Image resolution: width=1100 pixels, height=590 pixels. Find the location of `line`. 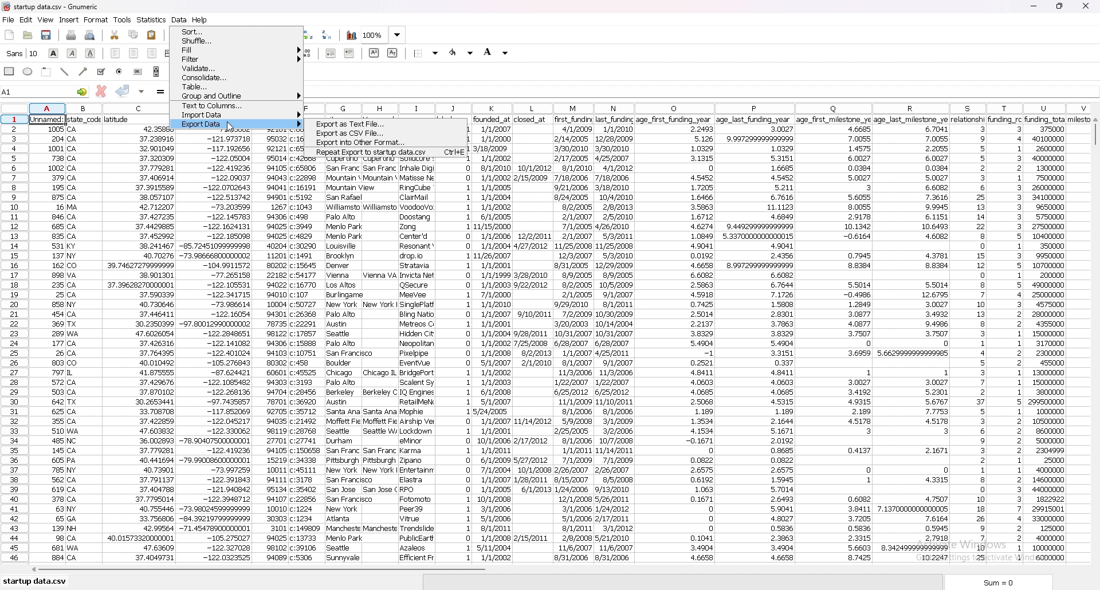

line is located at coordinates (66, 71).